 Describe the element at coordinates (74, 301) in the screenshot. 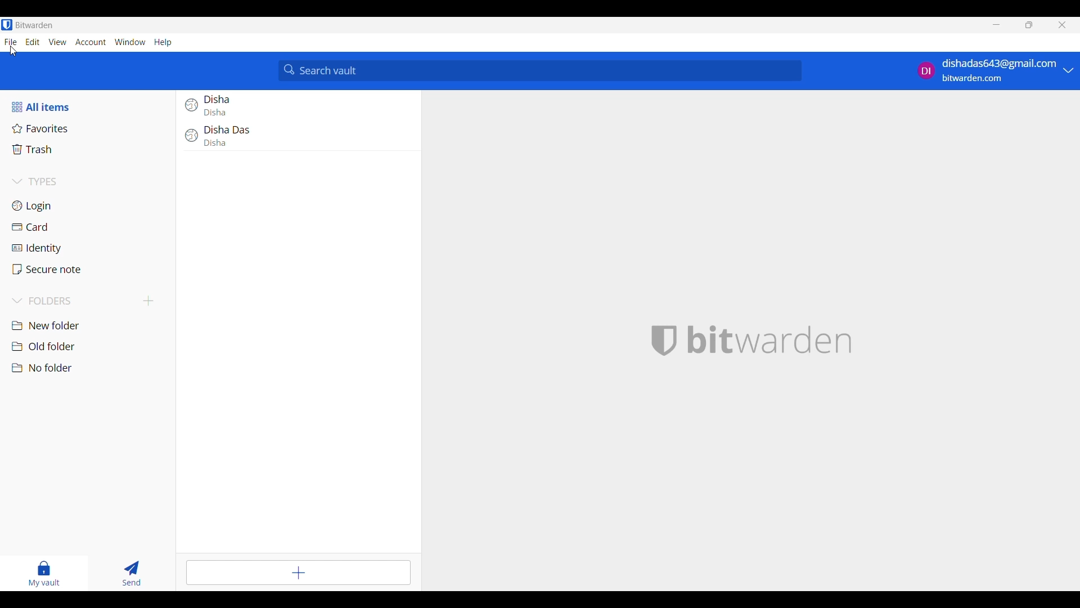

I see `Collapse folders` at that location.